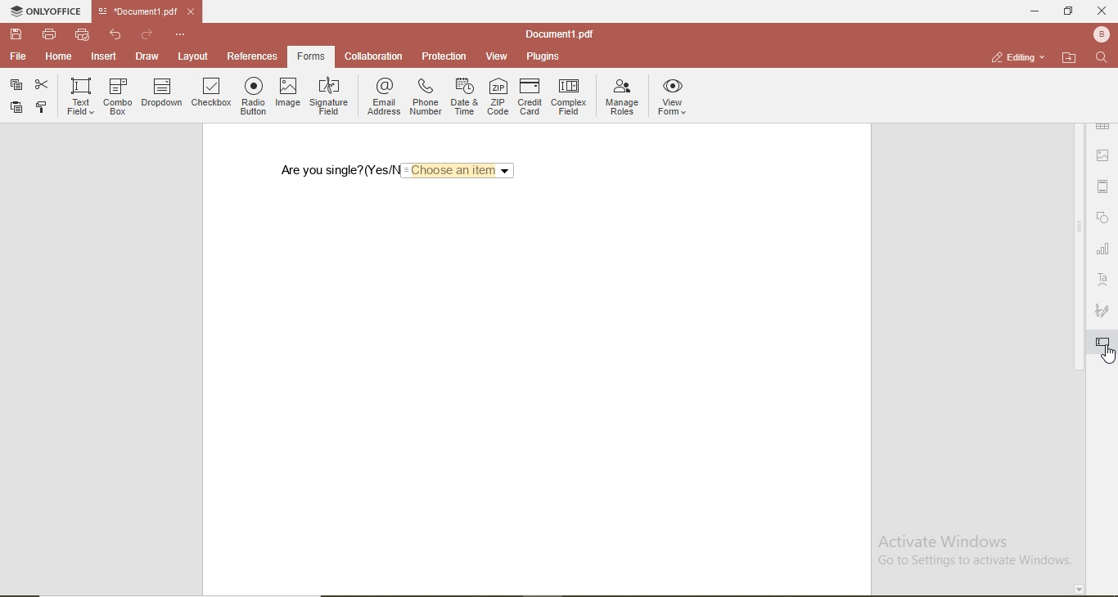  I want to click on ZIP code, so click(498, 97).